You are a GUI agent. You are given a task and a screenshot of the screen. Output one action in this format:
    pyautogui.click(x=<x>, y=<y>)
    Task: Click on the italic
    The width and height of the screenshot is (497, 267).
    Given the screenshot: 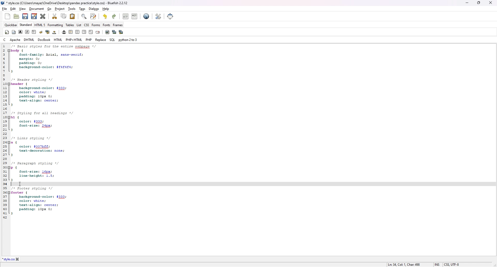 What is the action you would take?
    pyautogui.click(x=27, y=31)
    